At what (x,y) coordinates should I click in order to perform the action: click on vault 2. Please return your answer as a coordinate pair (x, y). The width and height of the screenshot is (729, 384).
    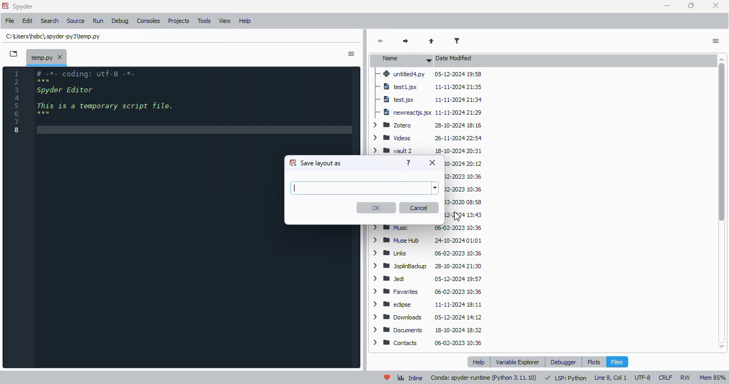
    Looking at the image, I should click on (427, 150).